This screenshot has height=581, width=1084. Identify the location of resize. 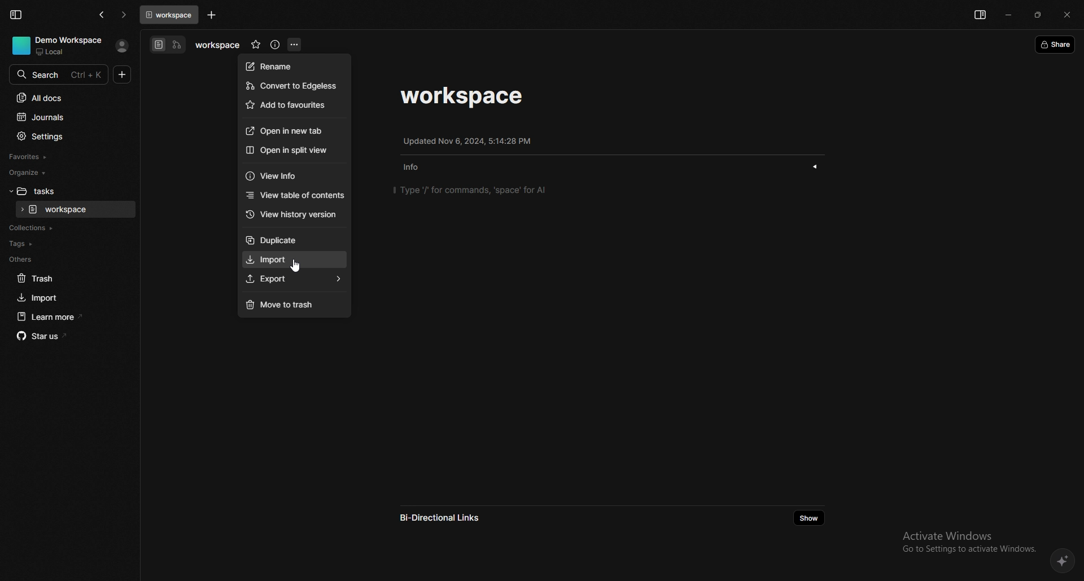
(1038, 15).